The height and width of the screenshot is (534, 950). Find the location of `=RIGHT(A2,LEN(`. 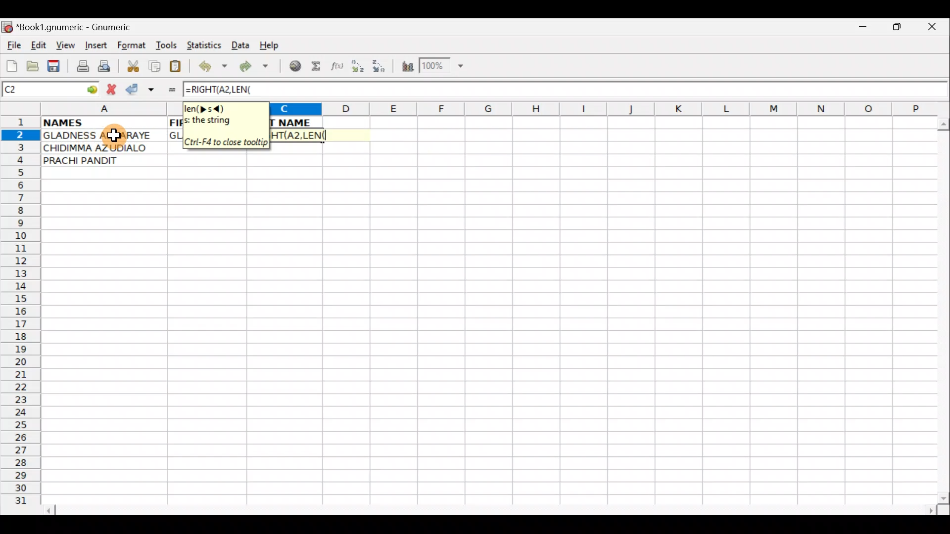

=RIGHT(A2,LEN( is located at coordinates (297, 135).